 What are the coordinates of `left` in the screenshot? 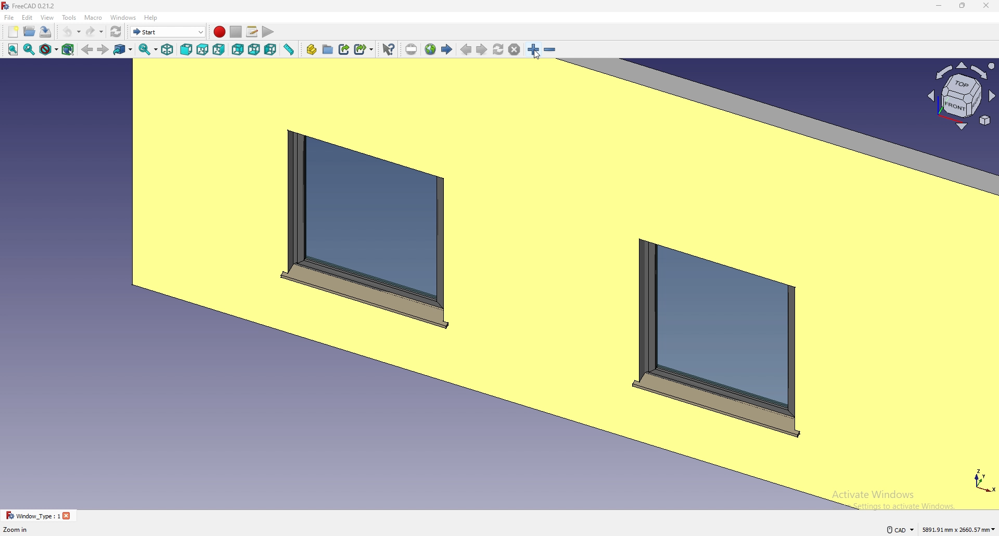 It's located at (270, 49).